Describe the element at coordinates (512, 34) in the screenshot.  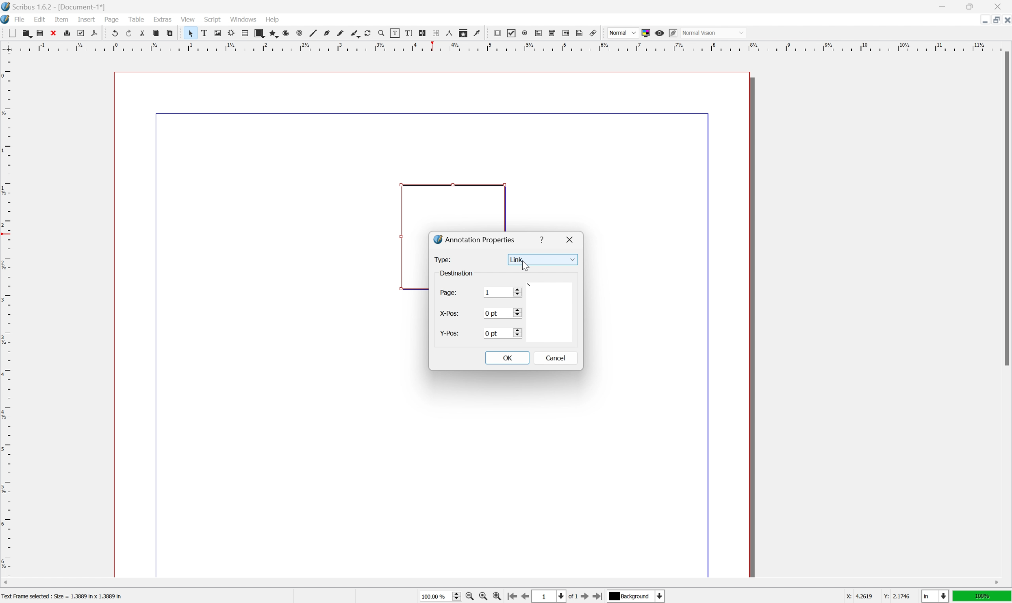
I see `pdf checkbox` at that location.